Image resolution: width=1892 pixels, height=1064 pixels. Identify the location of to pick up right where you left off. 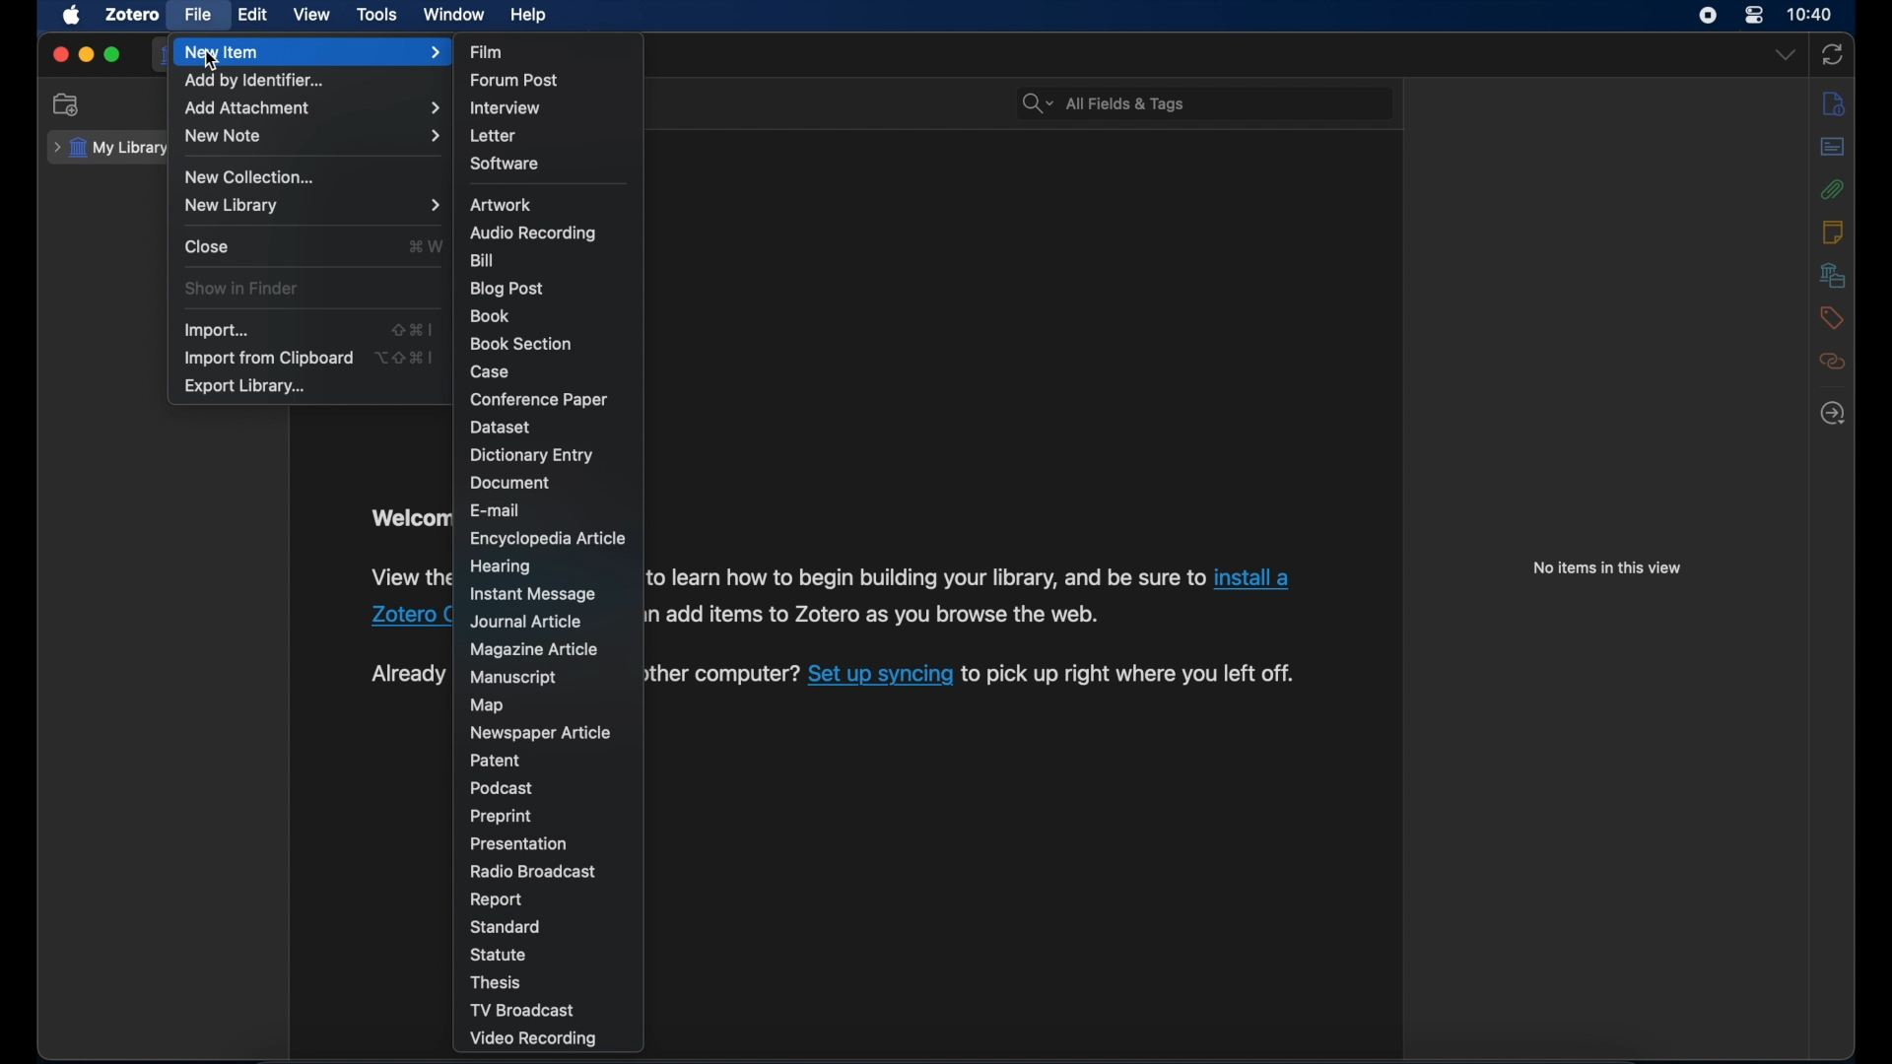
(1132, 676).